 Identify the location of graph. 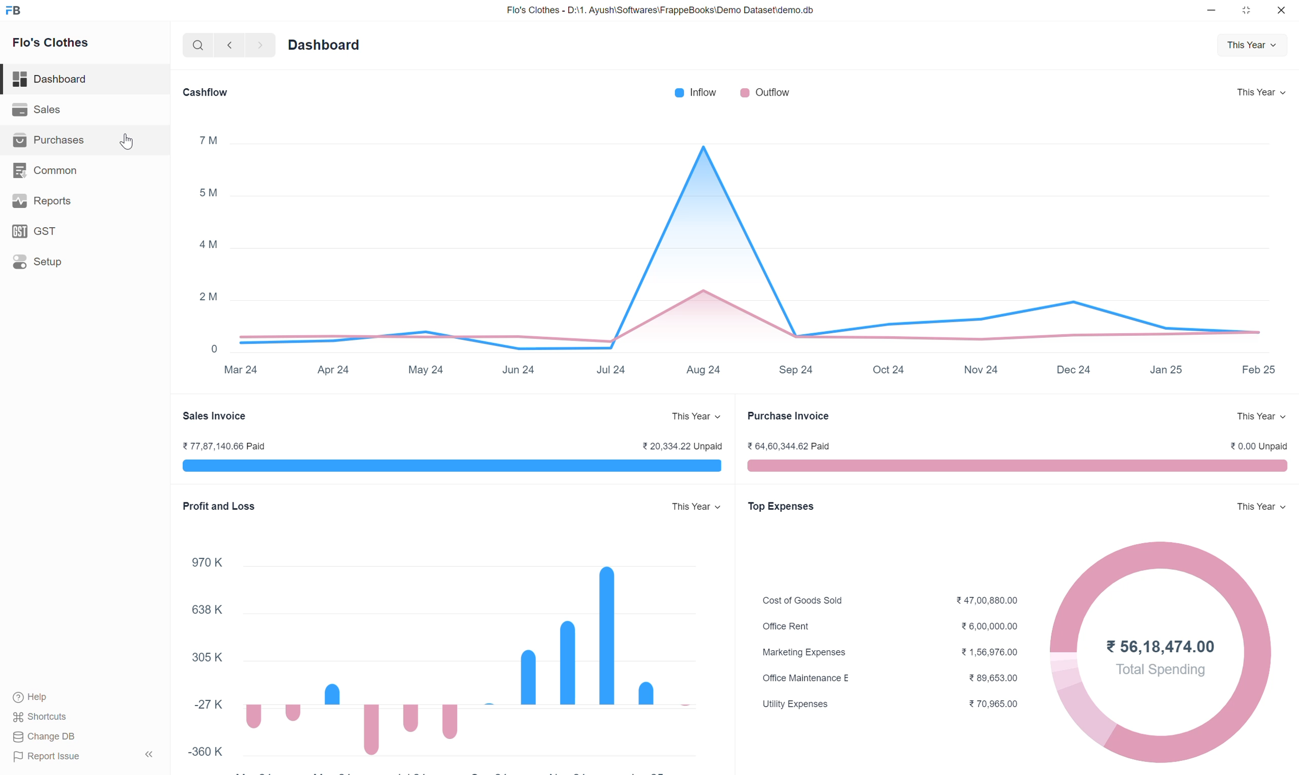
(466, 668).